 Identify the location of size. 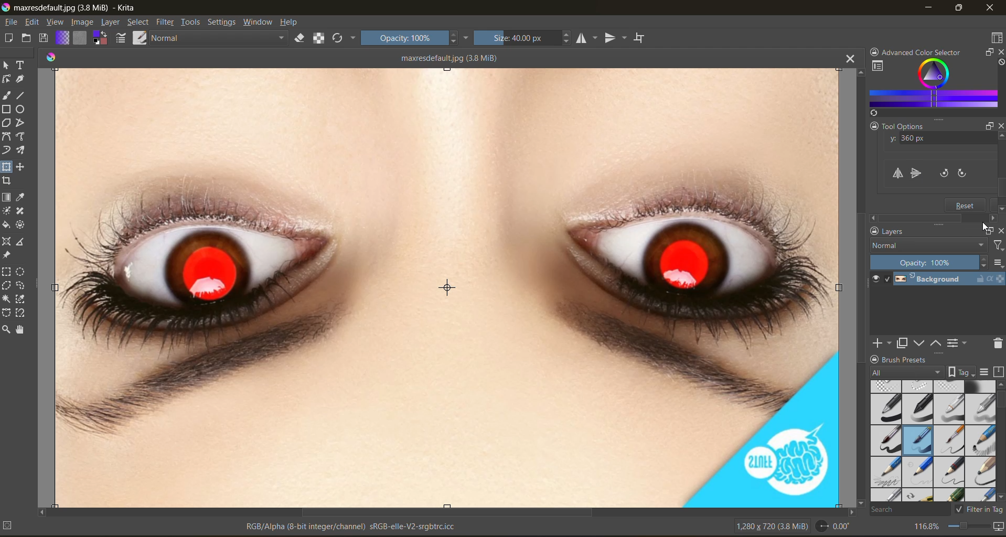
(522, 39).